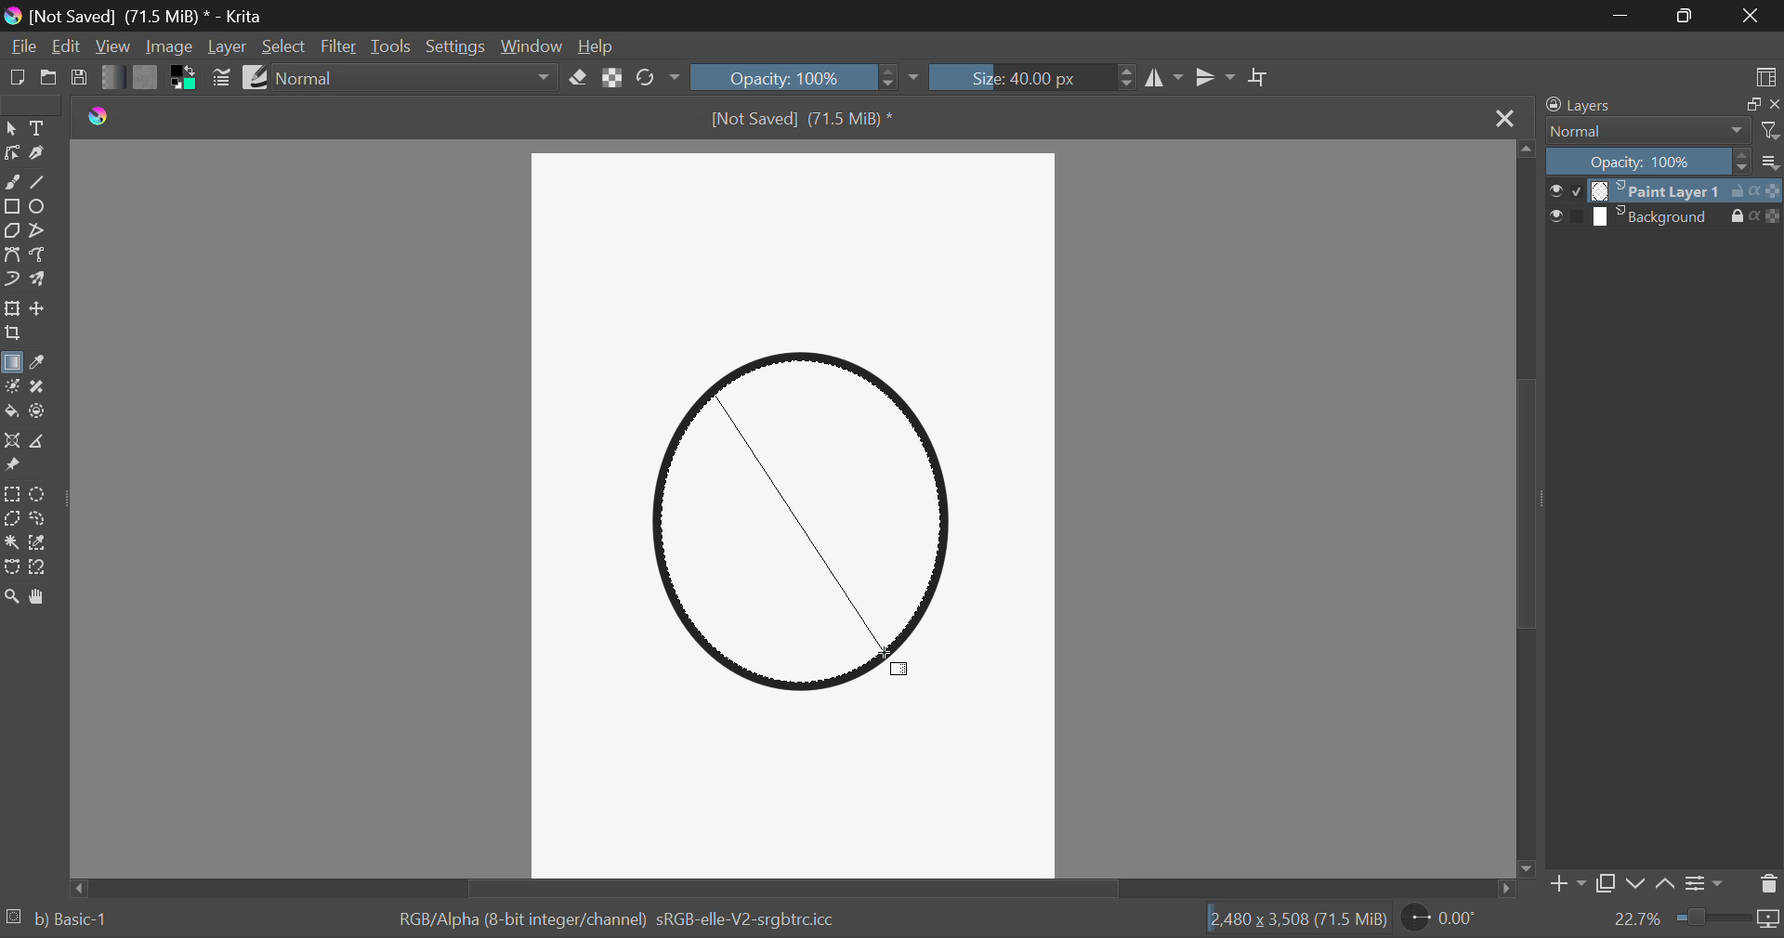 This screenshot has height=938, width=1784. Describe the element at coordinates (1687, 17) in the screenshot. I see `Minimize` at that location.